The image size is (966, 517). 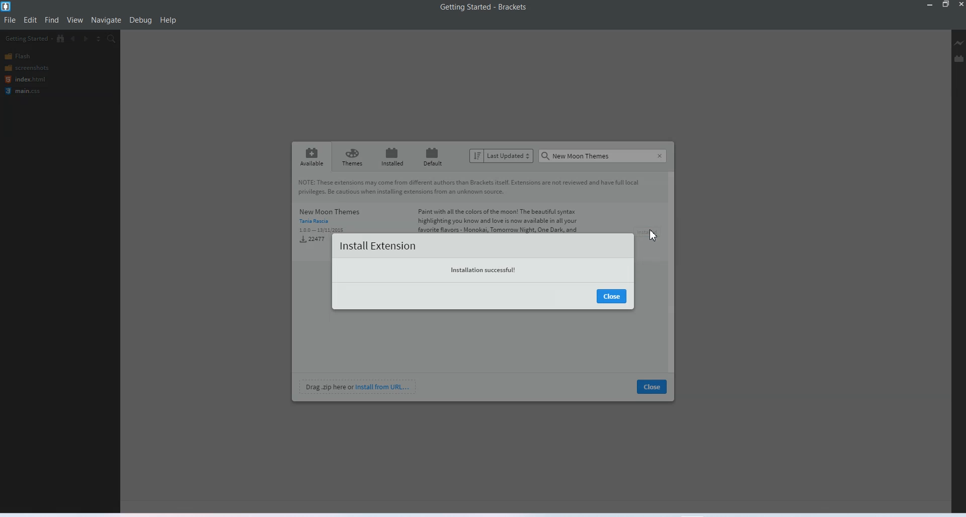 What do you see at coordinates (25, 57) in the screenshot?
I see `Flash` at bounding box center [25, 57].